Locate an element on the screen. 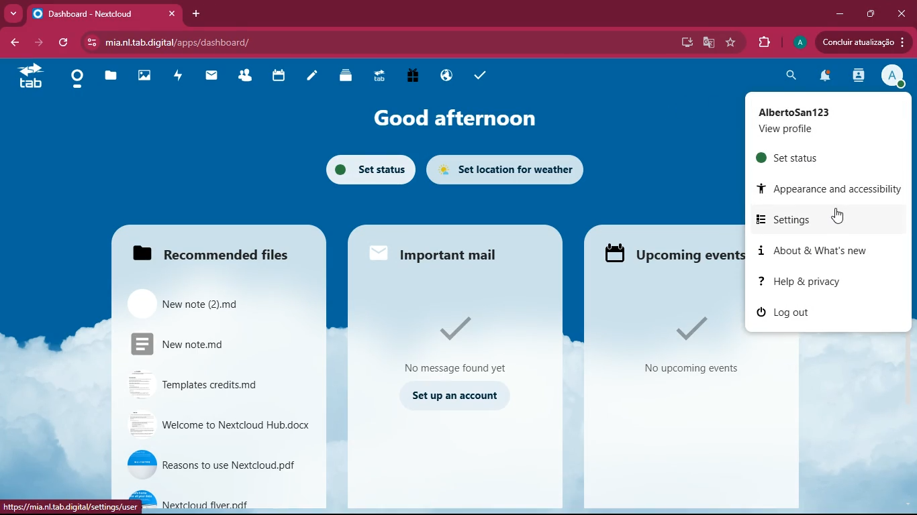  events is located at coordinates (687, 345).